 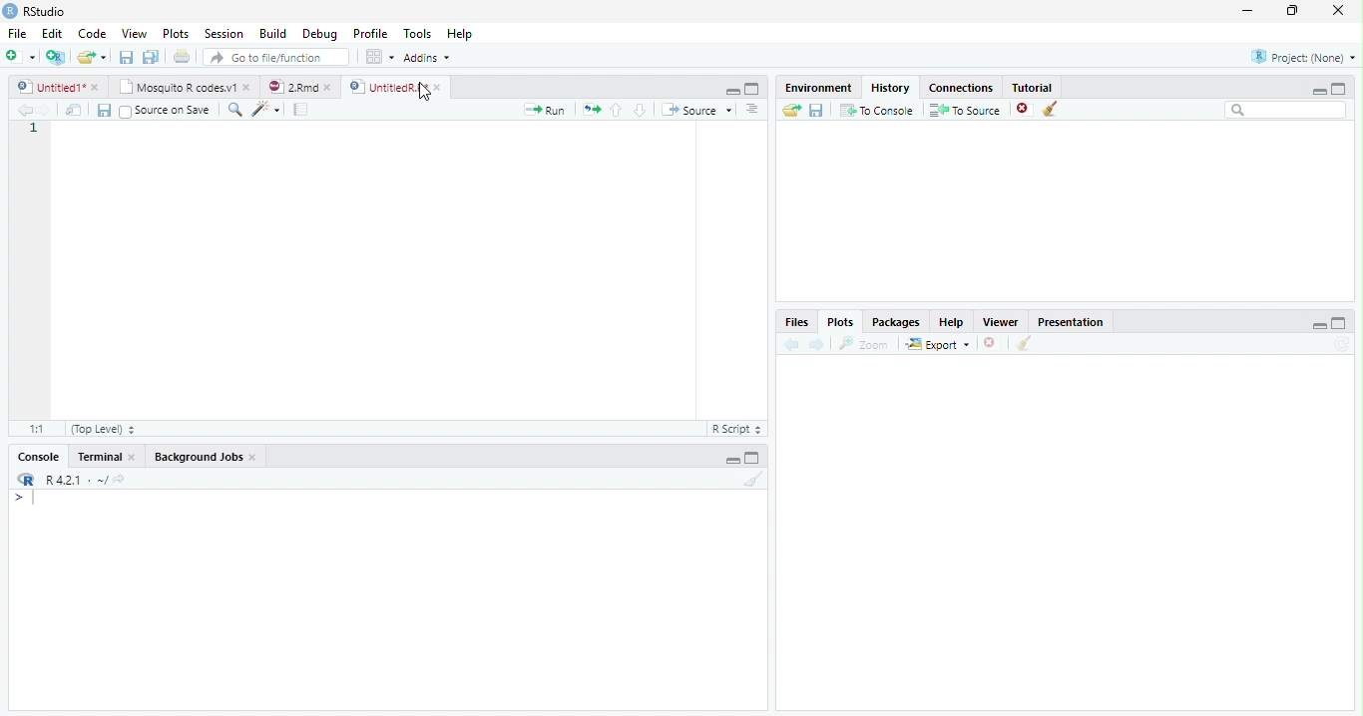 I want to click on Save all, so click(x=108, y=112).